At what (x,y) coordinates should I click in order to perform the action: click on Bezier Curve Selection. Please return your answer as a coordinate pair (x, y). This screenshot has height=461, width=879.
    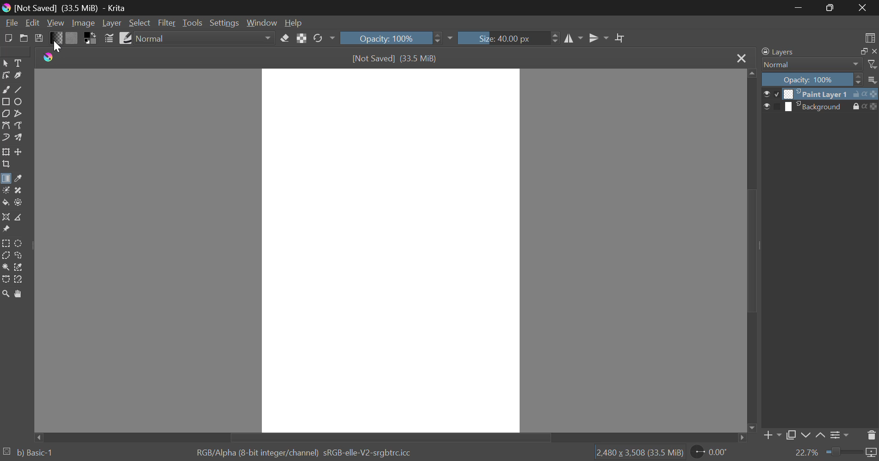
    Looking at the image, I should click on (5, 278).